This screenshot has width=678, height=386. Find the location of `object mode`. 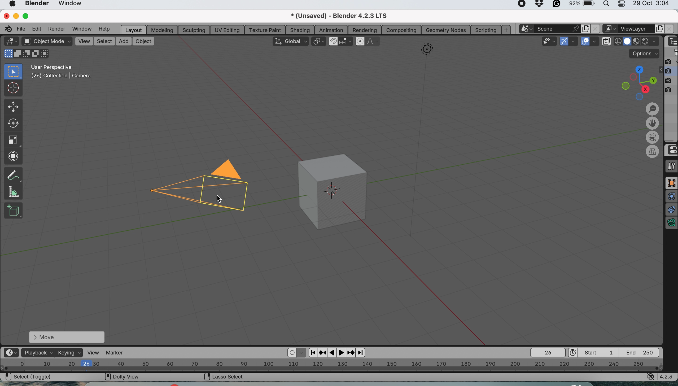

object mode is located at coordinates (46, 42).